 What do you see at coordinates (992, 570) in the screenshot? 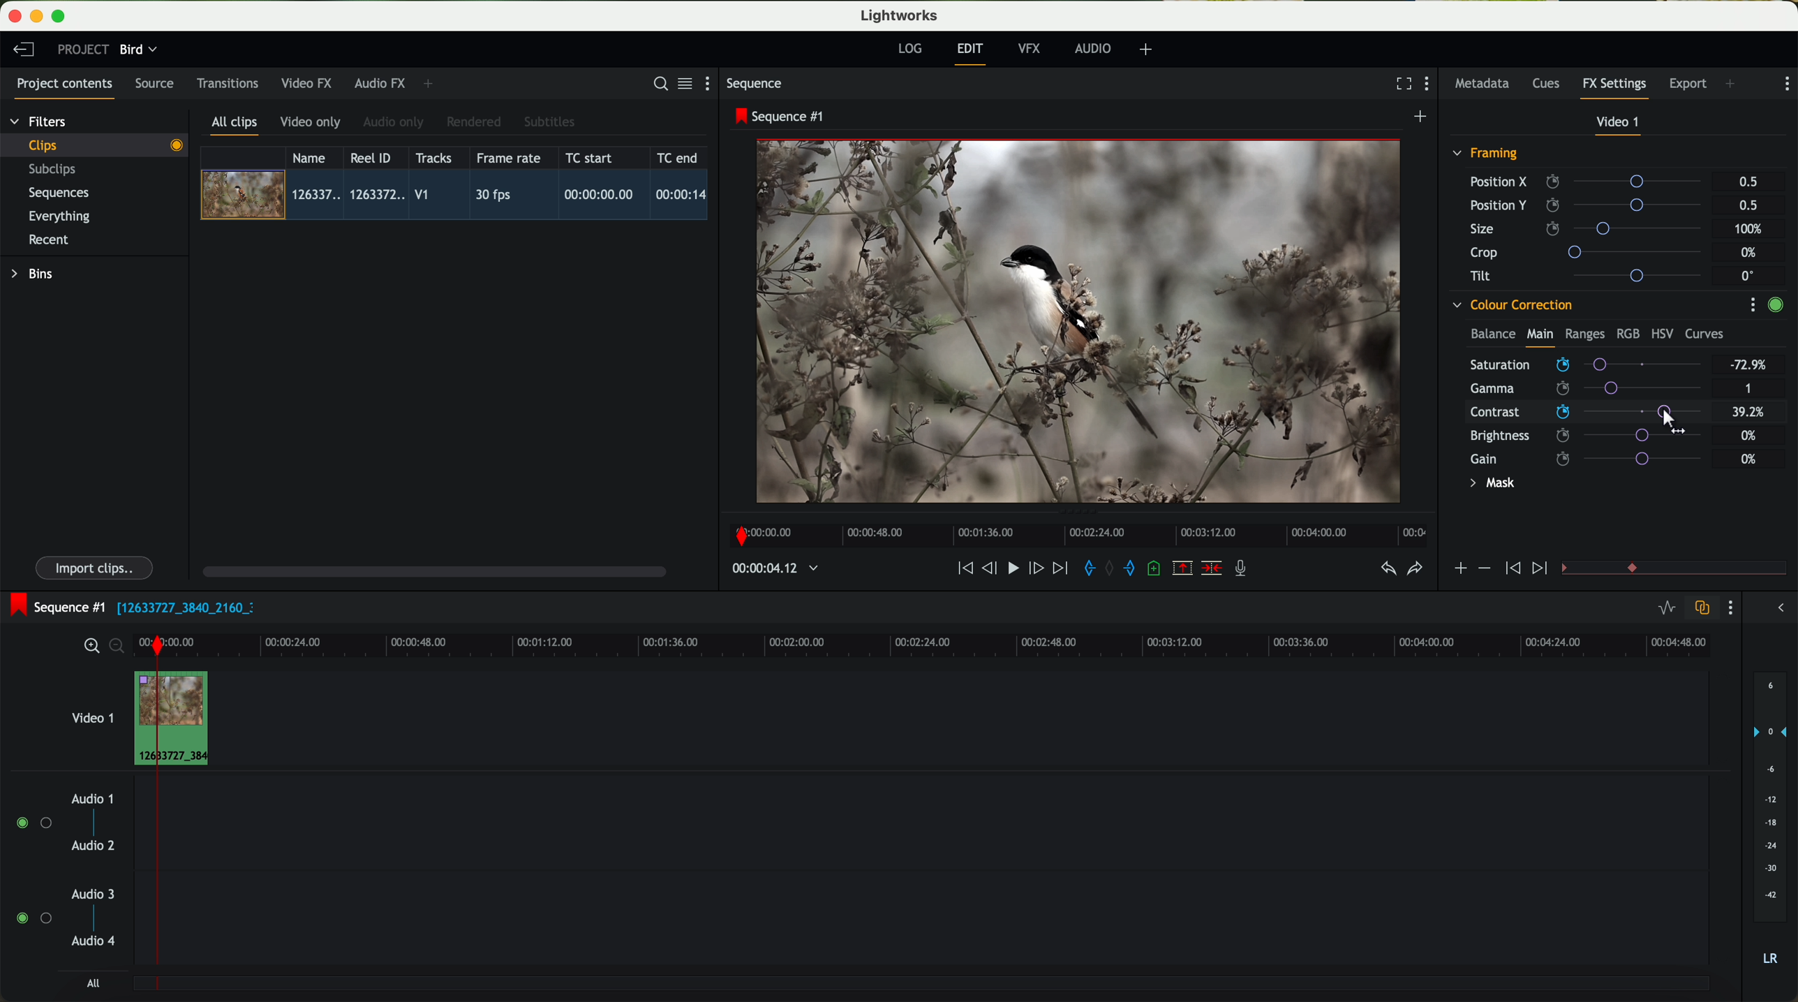
I see `nudge one frame back` at bounding box center [992, 570].